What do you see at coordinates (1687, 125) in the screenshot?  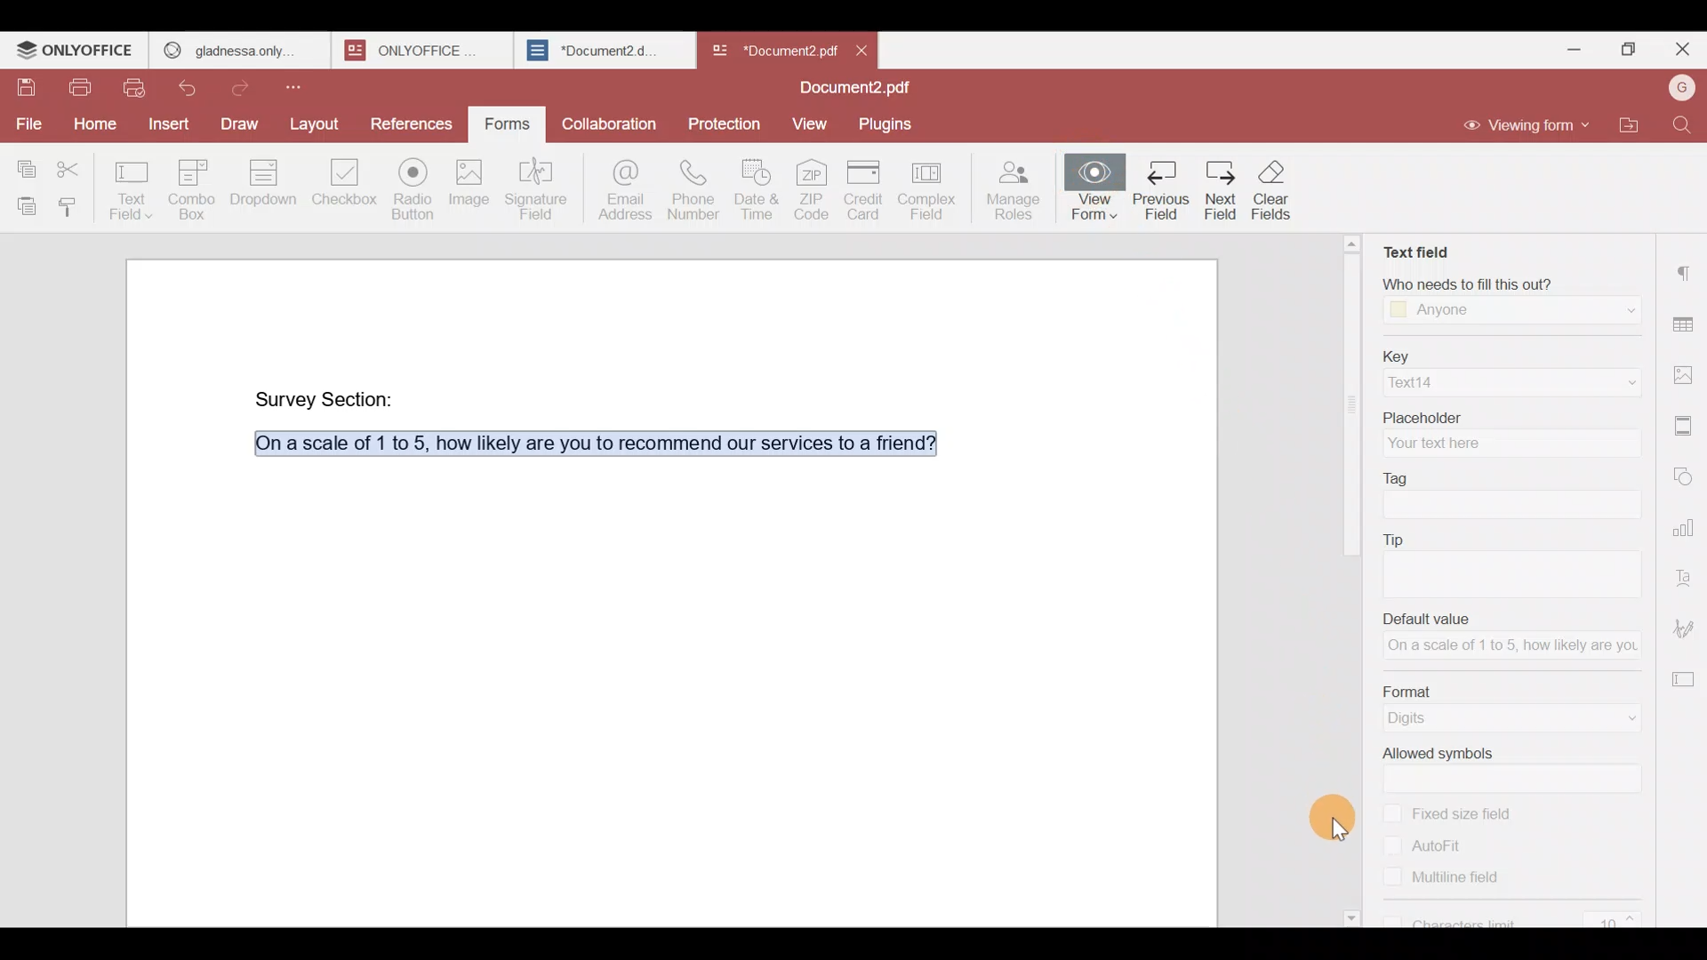 I see `Find` at bounding box center [1687, 125].